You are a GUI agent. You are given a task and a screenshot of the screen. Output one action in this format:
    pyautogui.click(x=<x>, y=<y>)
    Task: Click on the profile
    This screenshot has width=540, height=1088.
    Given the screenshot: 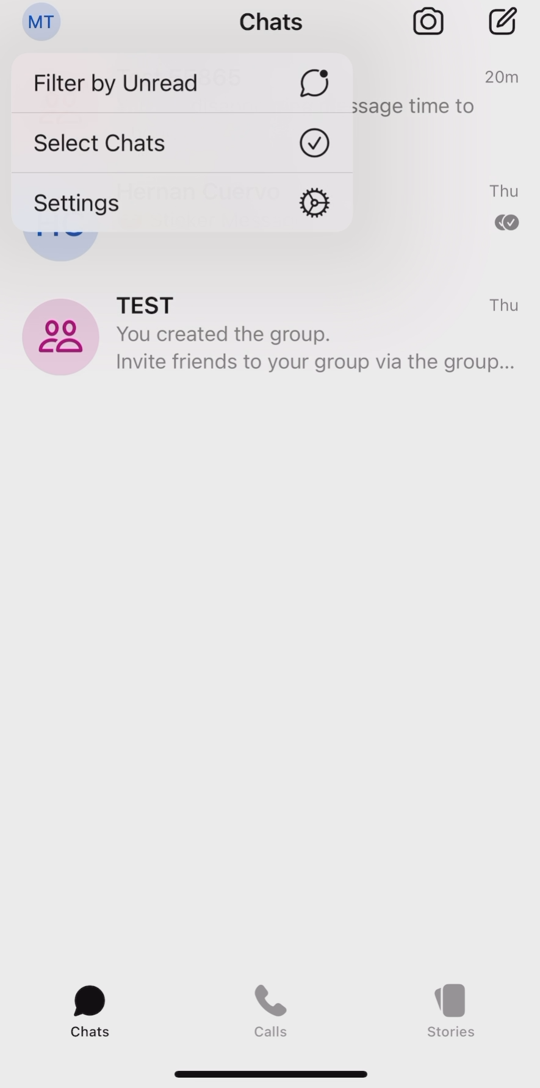 What is the action you would take?
    pyautogui.click(x=40, y=22)
    